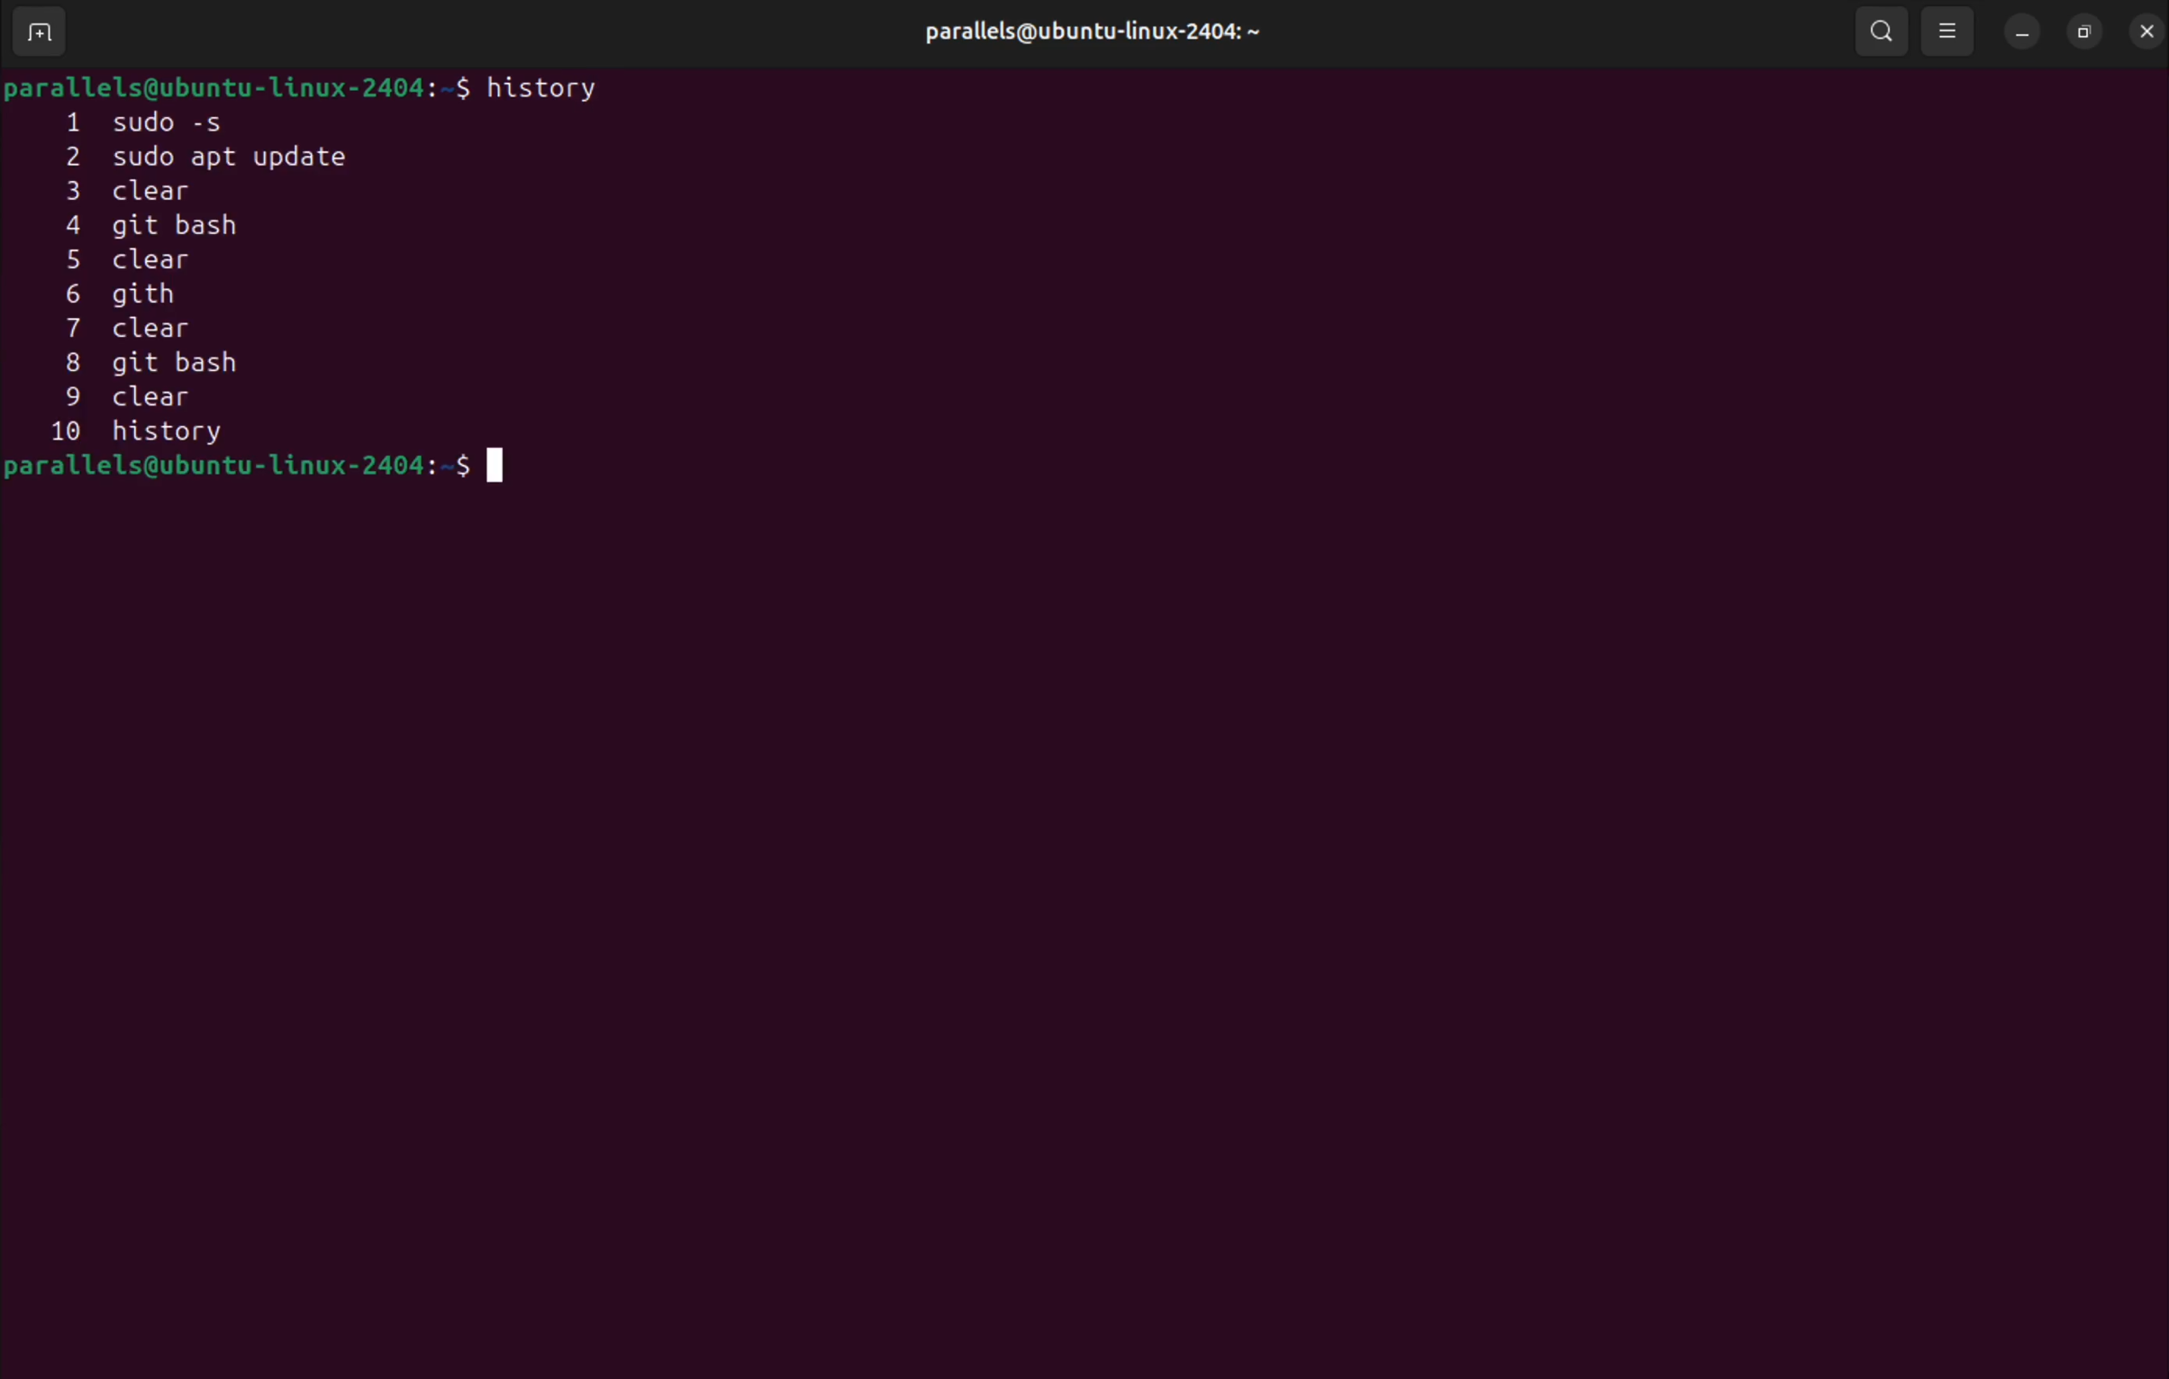 The height and width of the screenshot is (1379, 2169). Describe the element at coordinates (36, 32) in the screenshot. I see `add new window` at that location.